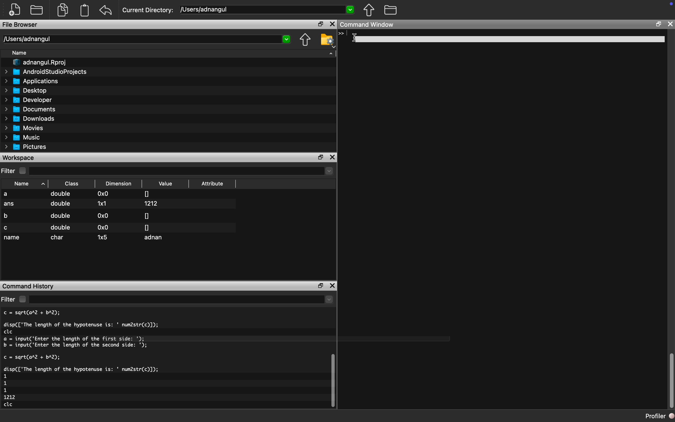  What do you see at coordinates (25, 128) in the screenshot?
I see ` Movies` at bounding box center [25, 128].